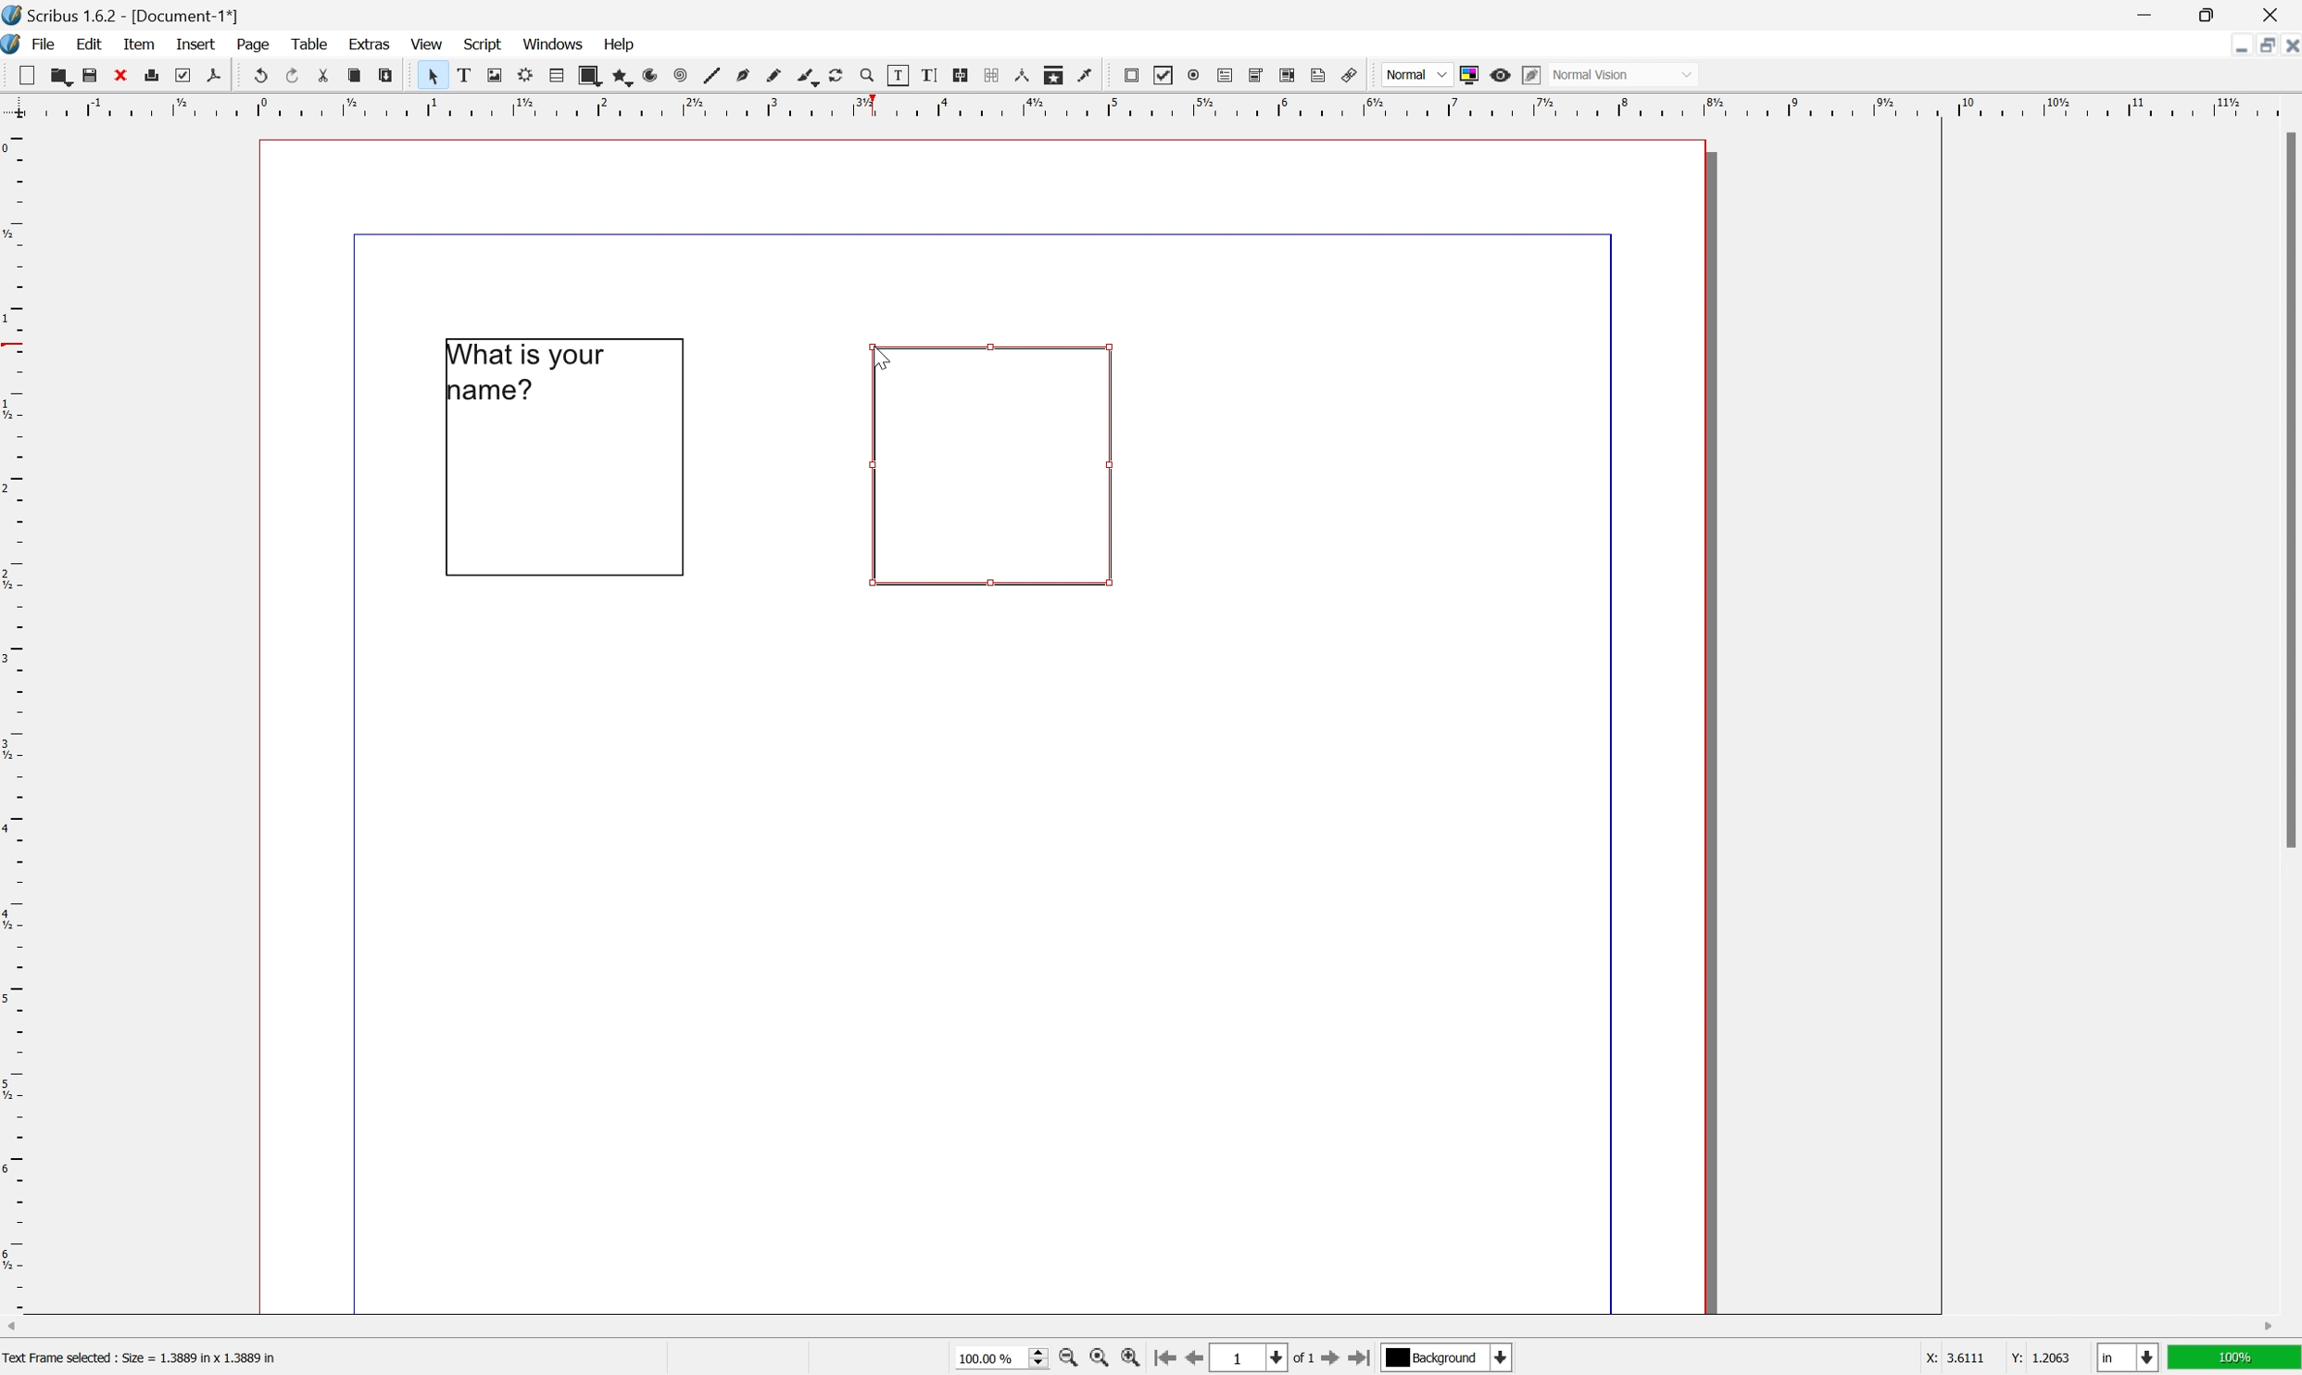 The height and width of the screenshot is (1375, 2302). What do you see at coordinates (154, 1358) in the screenshot?
I see `text frame selected, size = 1..389 inch x 1.3889 inch` at bounding box center [154, 1358].